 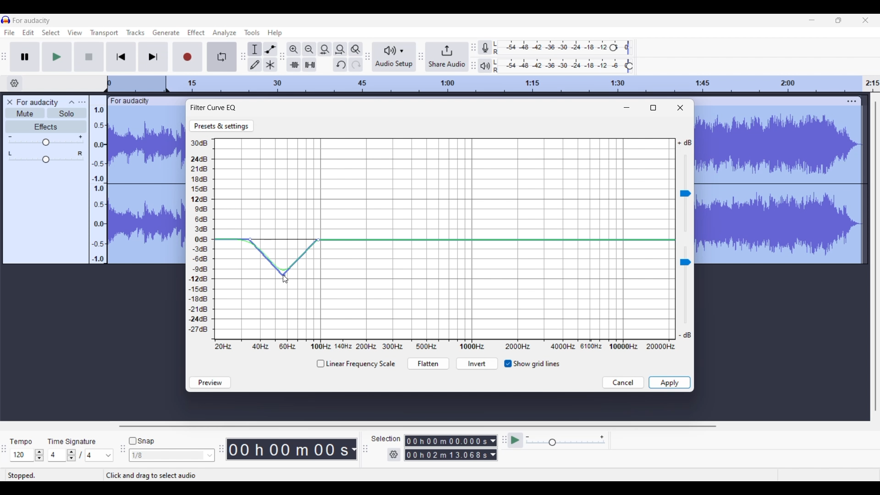 I want to click on Delete track, so click(x=11, y=102).